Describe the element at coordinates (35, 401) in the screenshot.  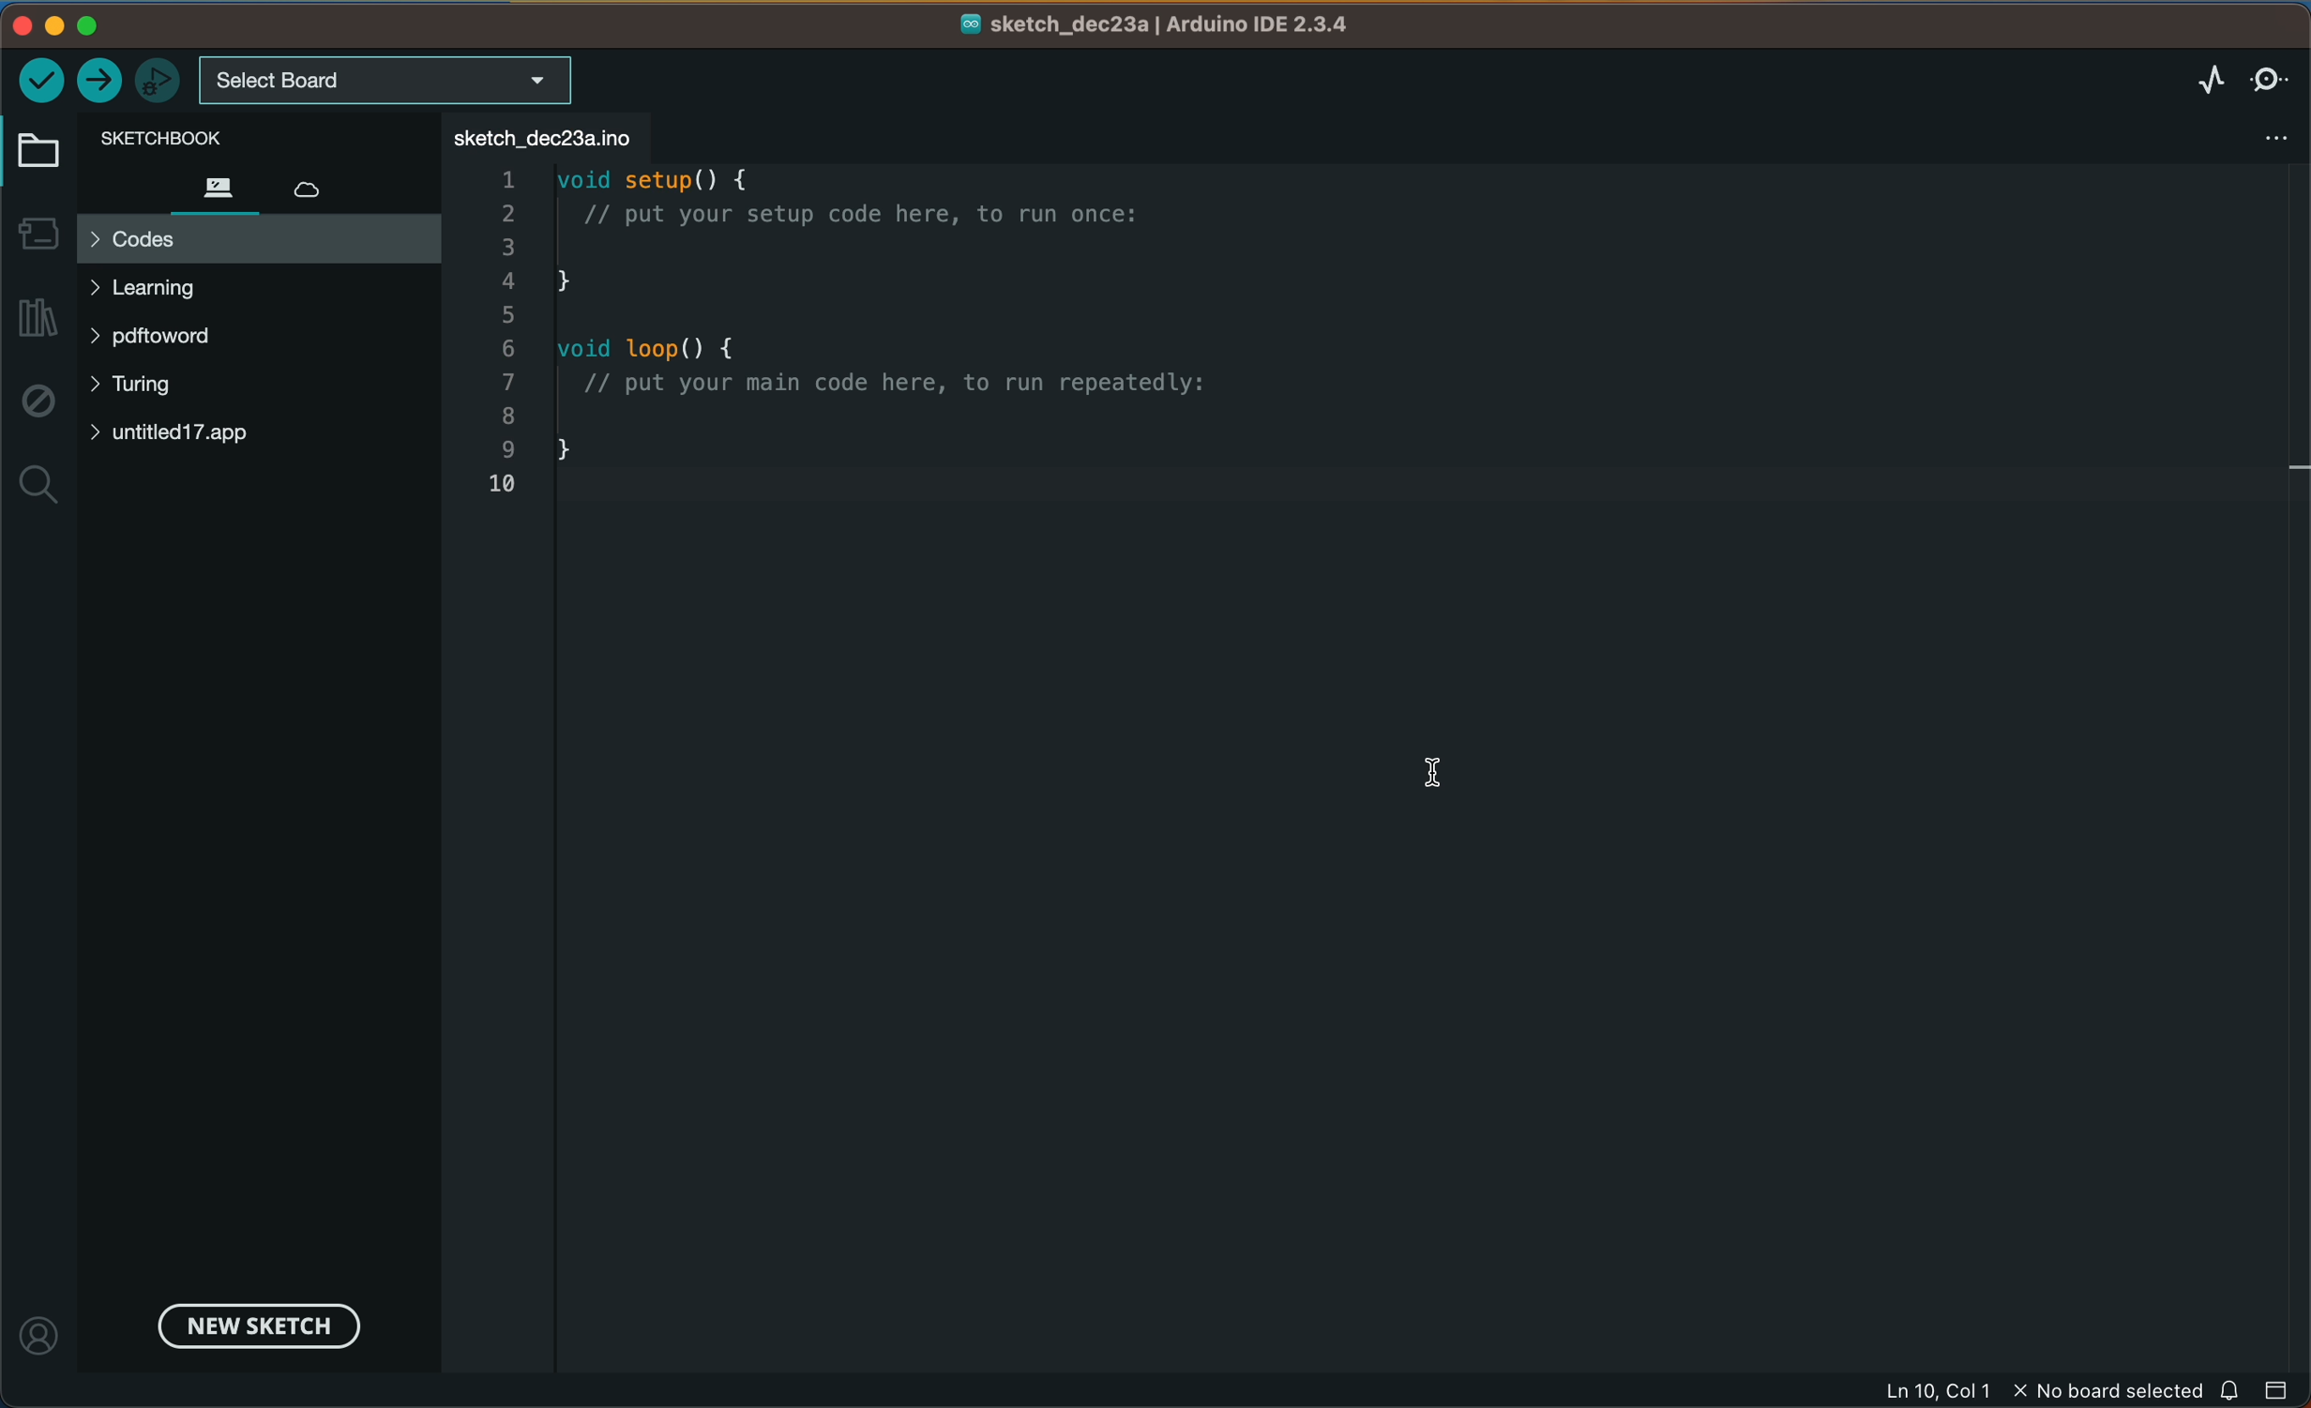
I see `debug` at that location.